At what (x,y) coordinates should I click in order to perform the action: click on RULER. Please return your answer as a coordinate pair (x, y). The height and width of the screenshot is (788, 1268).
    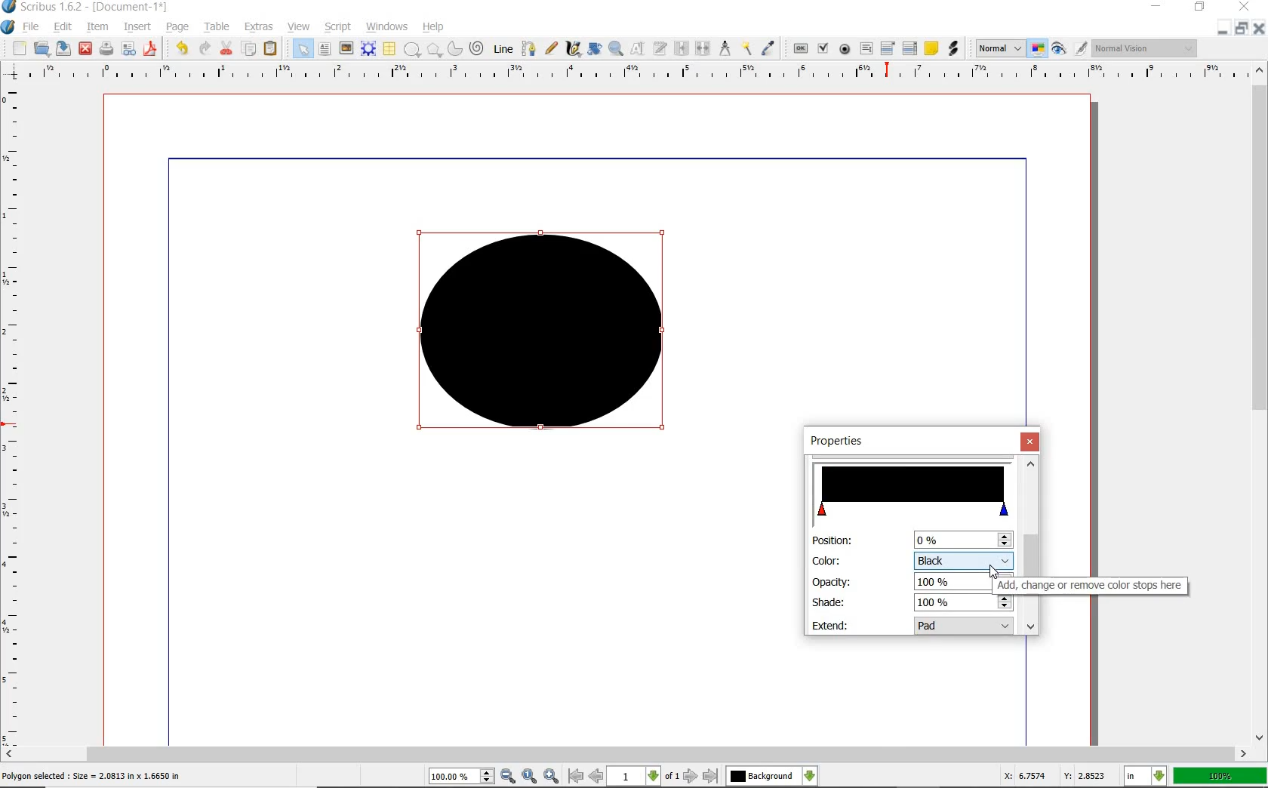
    Looking at the image, I should click on (630, 74).